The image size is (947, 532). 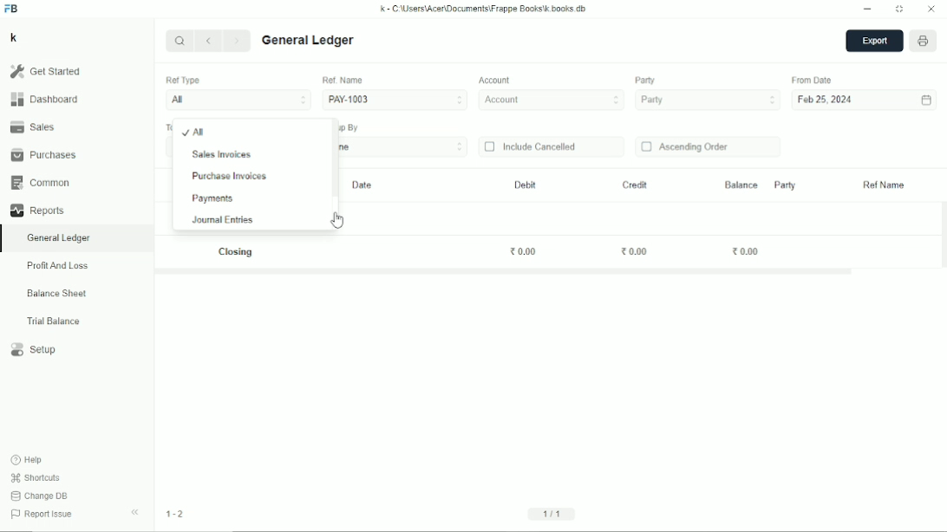 I want to click on Ref Type, so click(x=182, y=81).